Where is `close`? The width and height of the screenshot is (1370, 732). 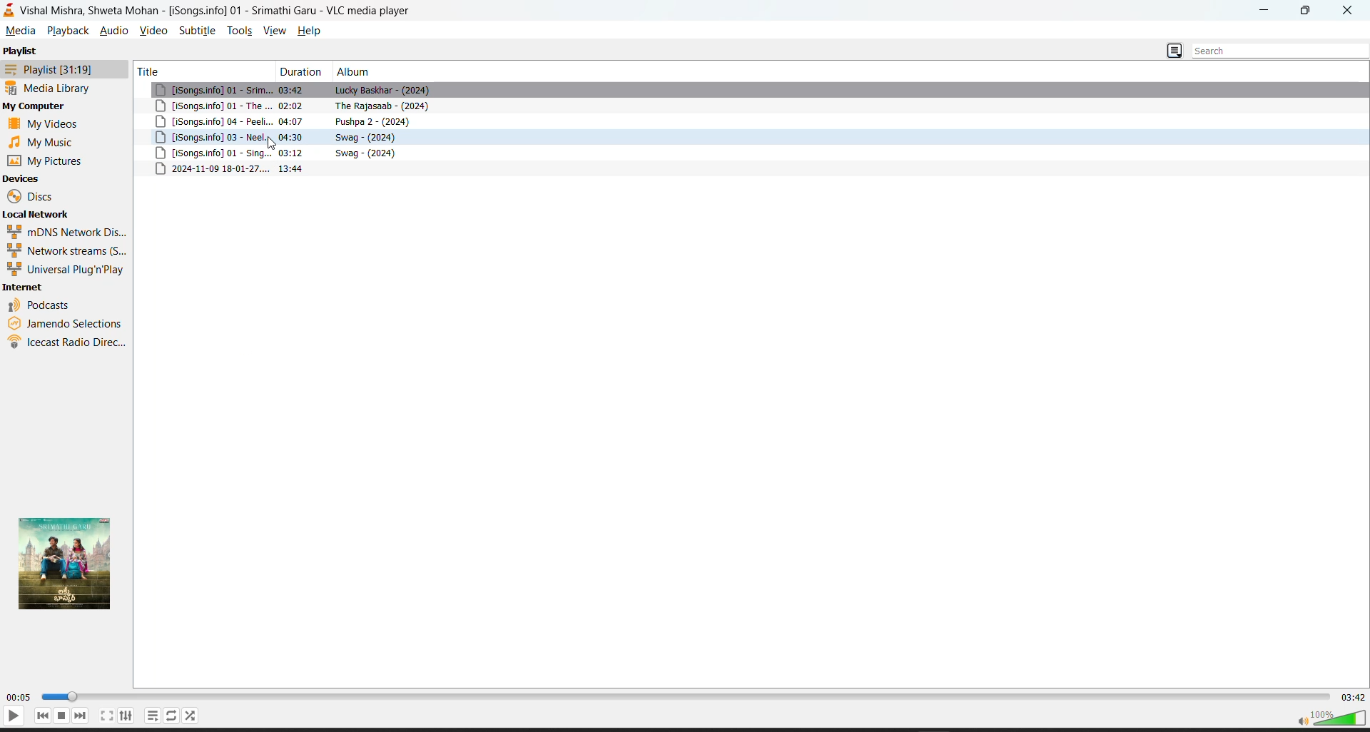 close is located at coordinates (1352, 10).